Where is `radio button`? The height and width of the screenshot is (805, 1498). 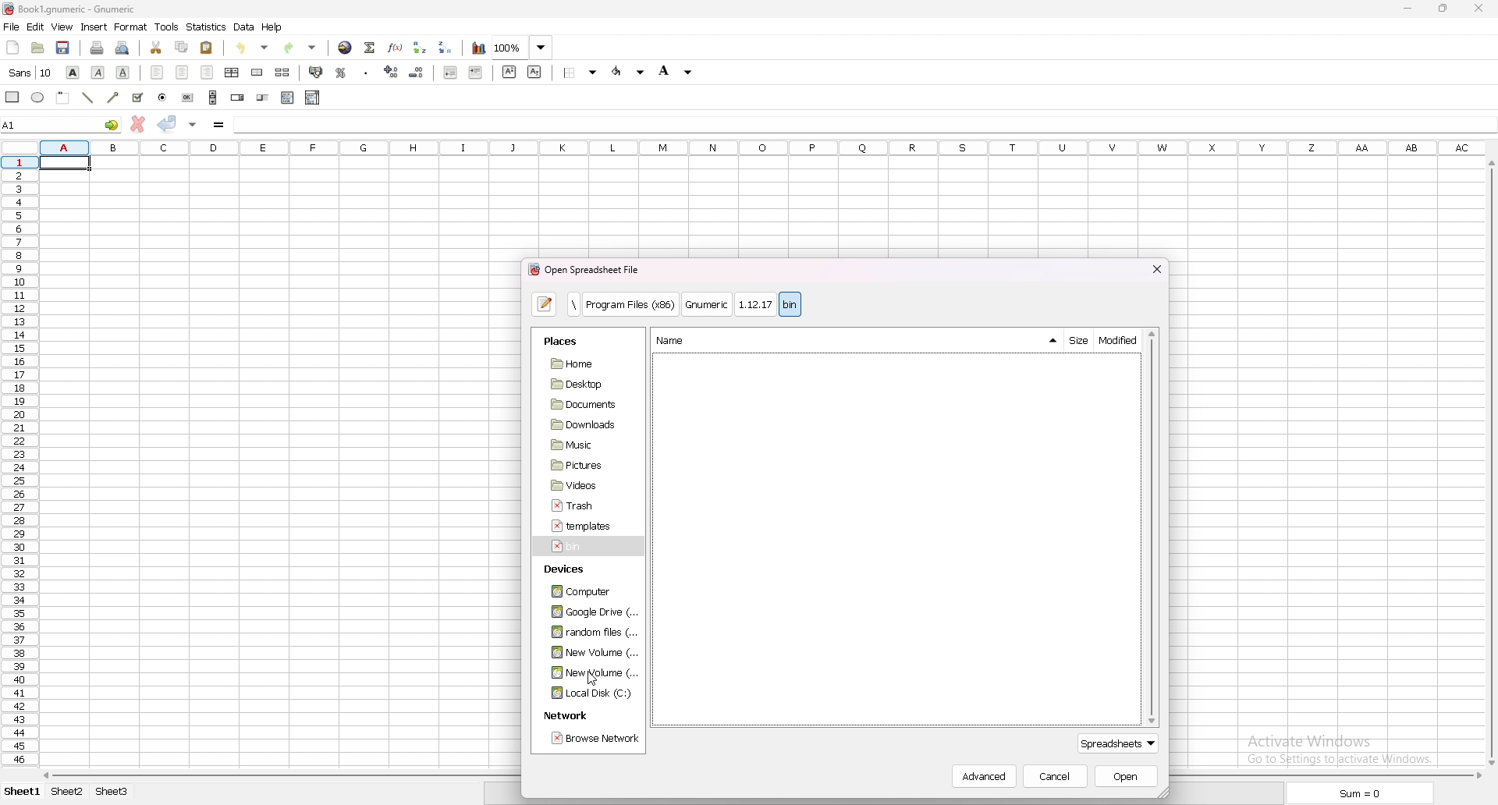
radio button is located at coordinates (162, 98).